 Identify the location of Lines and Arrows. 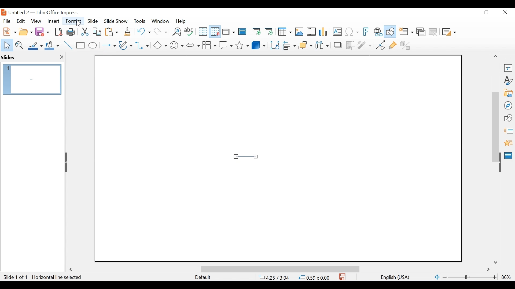
(108, 45).